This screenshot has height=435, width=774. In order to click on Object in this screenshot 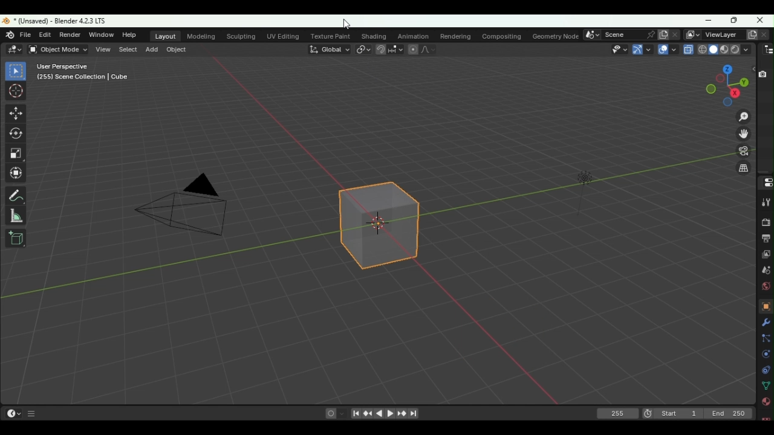, I will do `click(176, 50)`.